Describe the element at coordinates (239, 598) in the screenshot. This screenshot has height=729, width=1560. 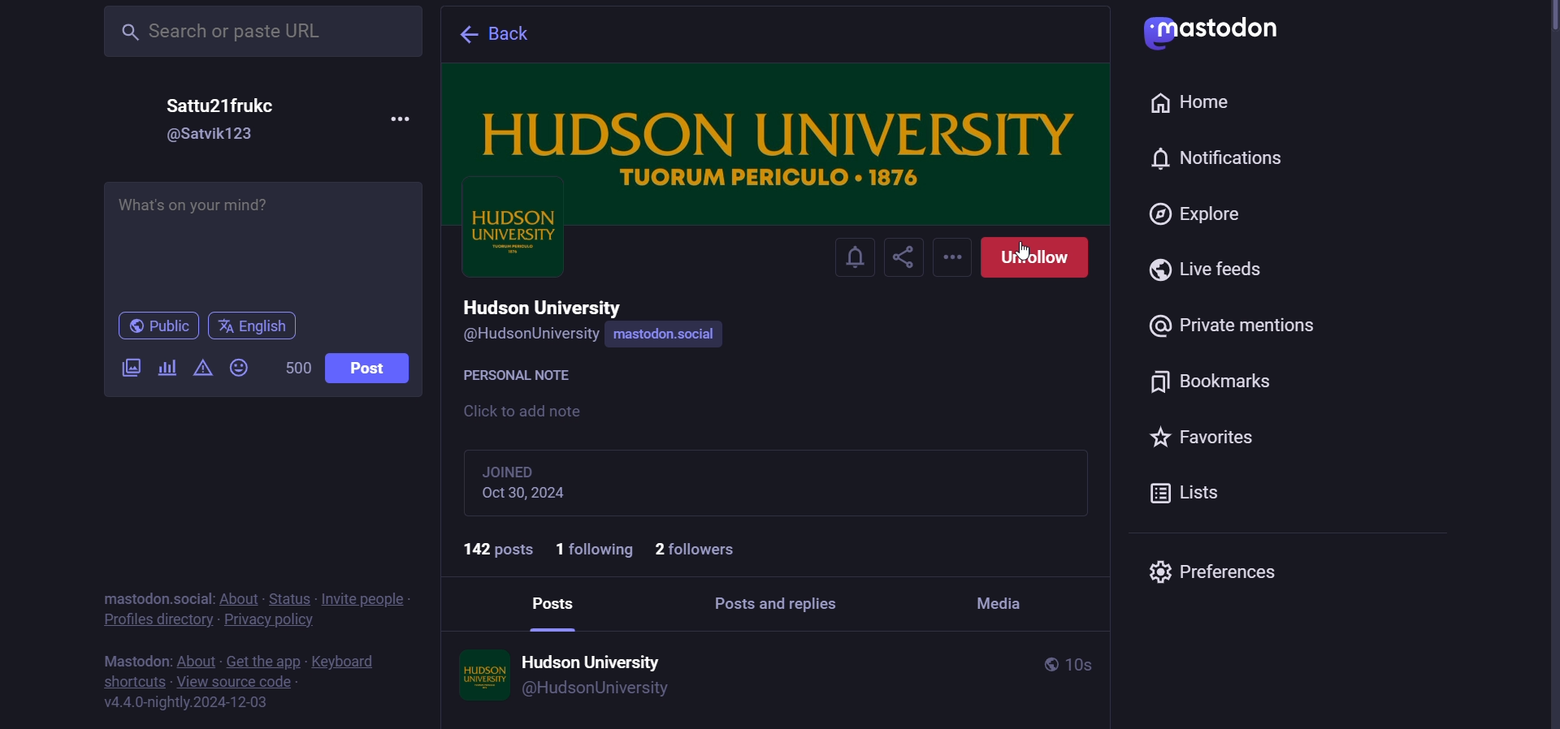
I see `about` at that location.